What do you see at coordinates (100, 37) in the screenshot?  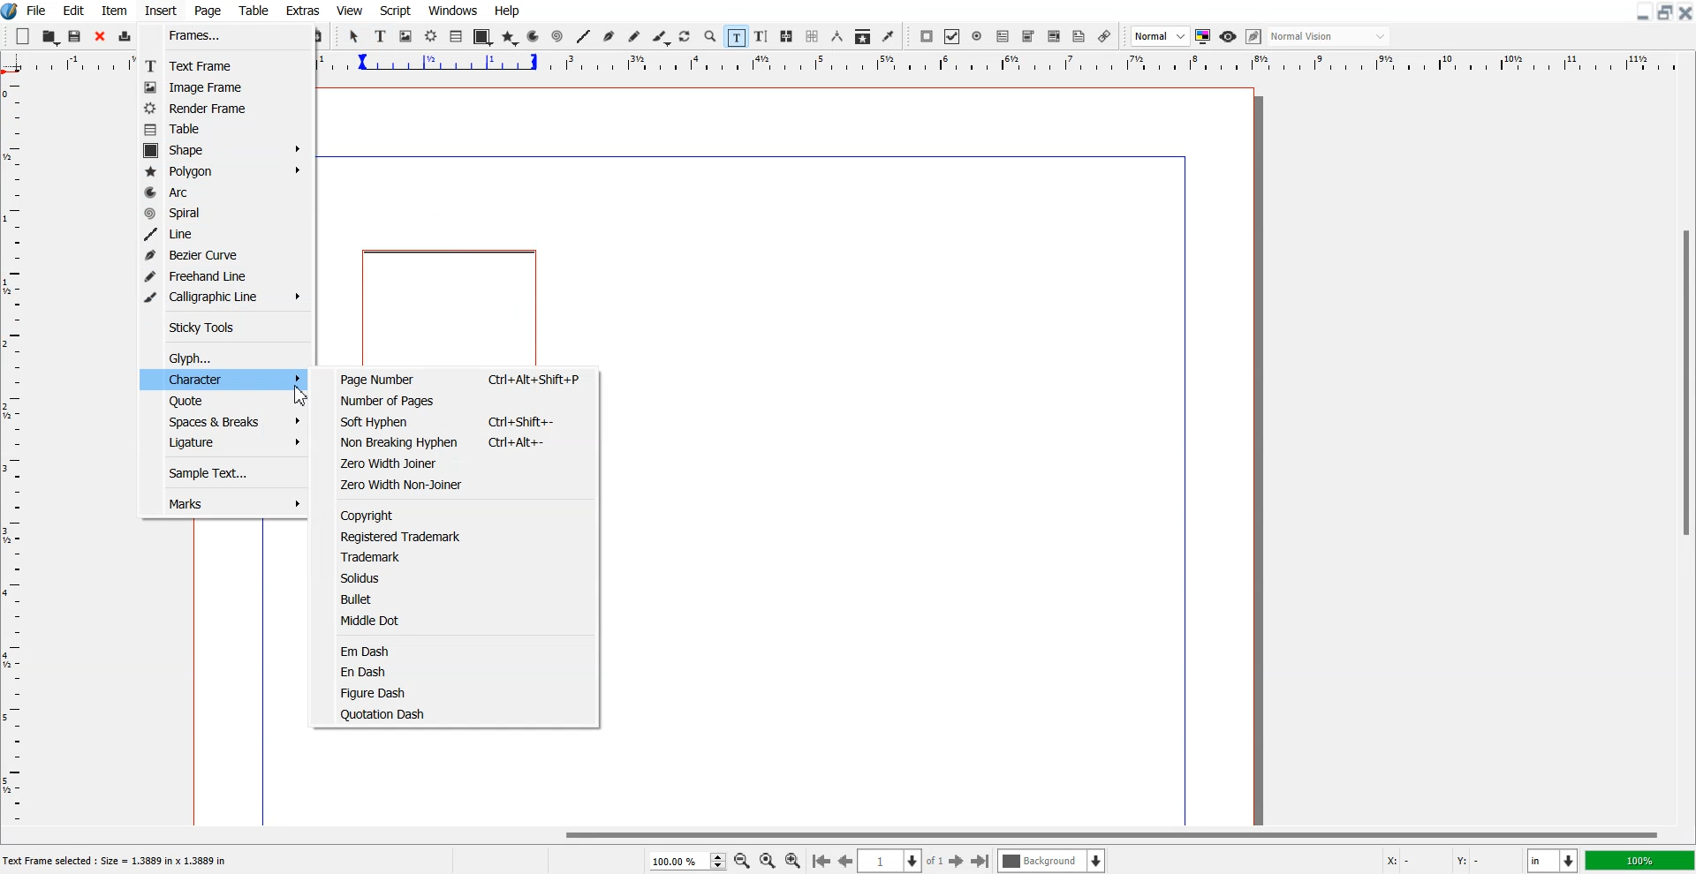 I see `Close` at bounding box center [100, 37].